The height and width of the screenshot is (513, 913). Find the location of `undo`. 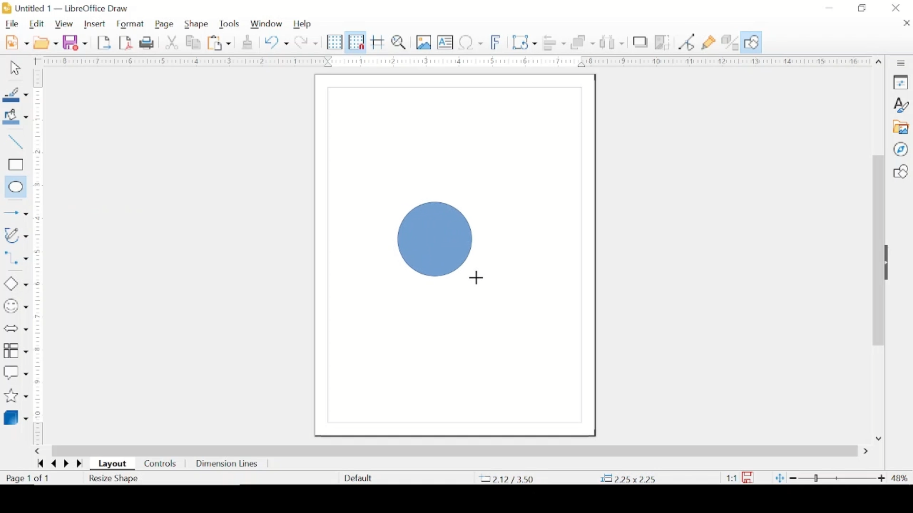

undo is located at coordinates (276, 42).